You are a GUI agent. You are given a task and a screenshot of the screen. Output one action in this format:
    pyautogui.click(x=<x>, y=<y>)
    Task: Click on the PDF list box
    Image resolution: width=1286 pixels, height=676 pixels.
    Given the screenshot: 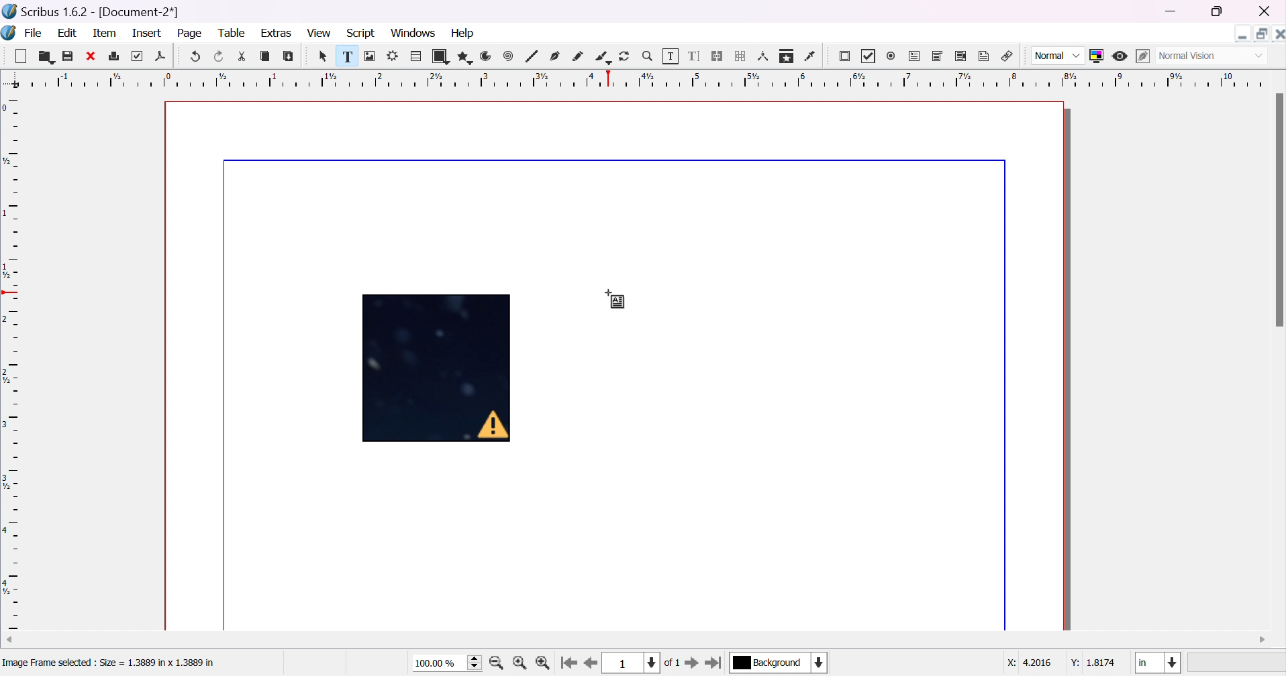 What is the action you would take?
    pyautogui.click(x=959, y=55)
    